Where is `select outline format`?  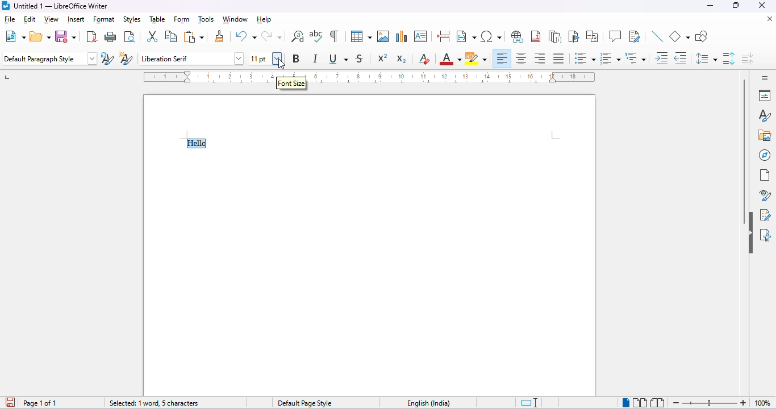
select outline format is located at coordinates (636, 58).